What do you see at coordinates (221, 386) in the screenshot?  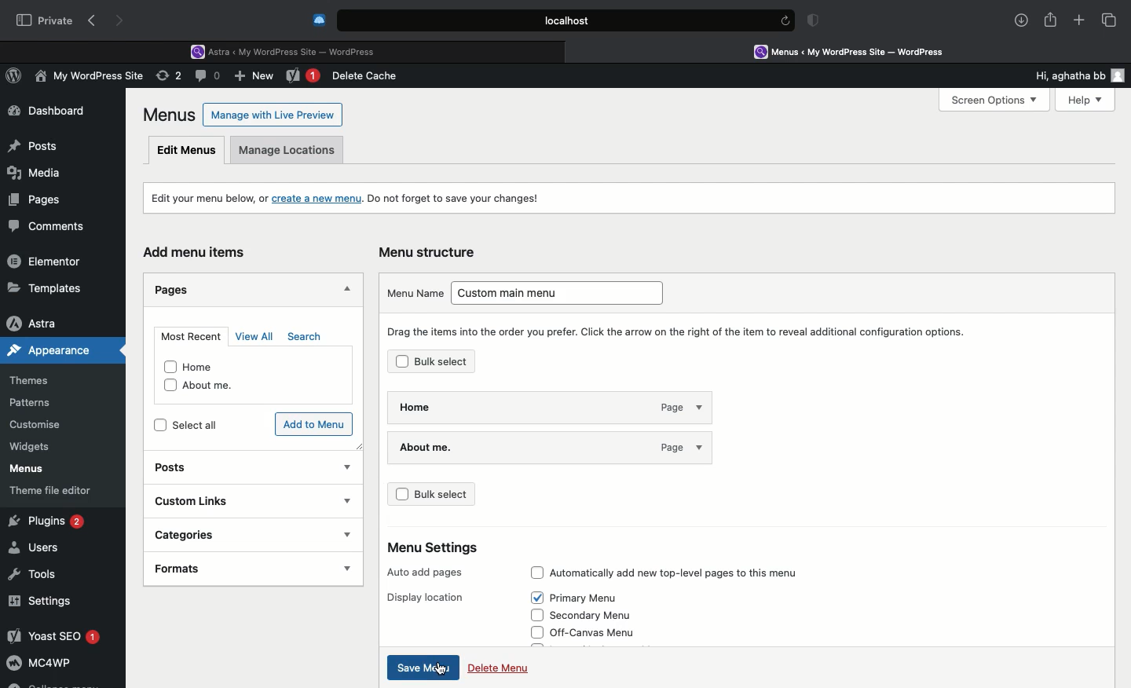 I see `About me` at bounding box center [221, 386].